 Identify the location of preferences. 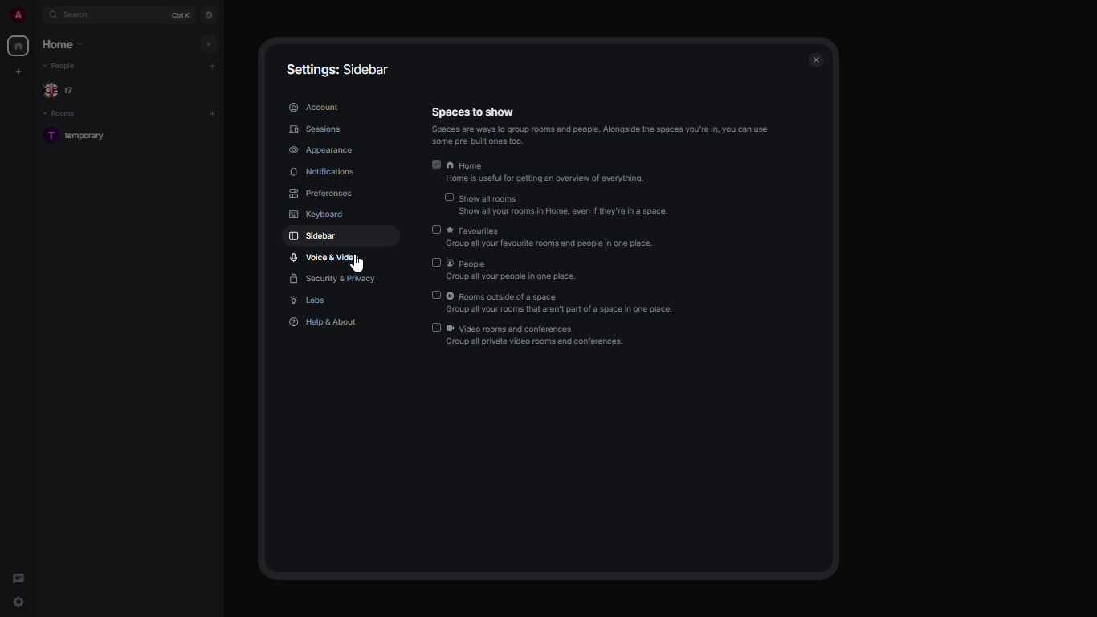
(323, 194).